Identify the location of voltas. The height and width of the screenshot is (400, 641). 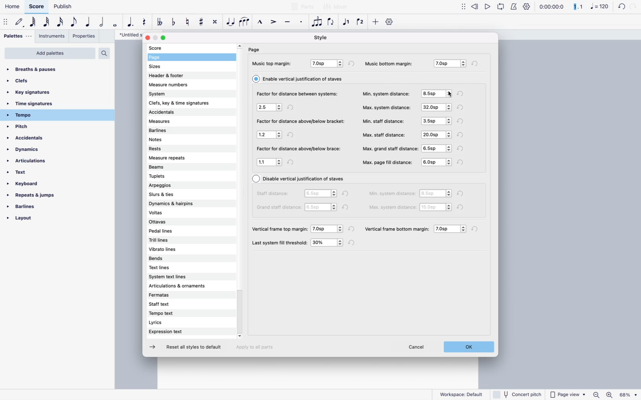
(176, 213).